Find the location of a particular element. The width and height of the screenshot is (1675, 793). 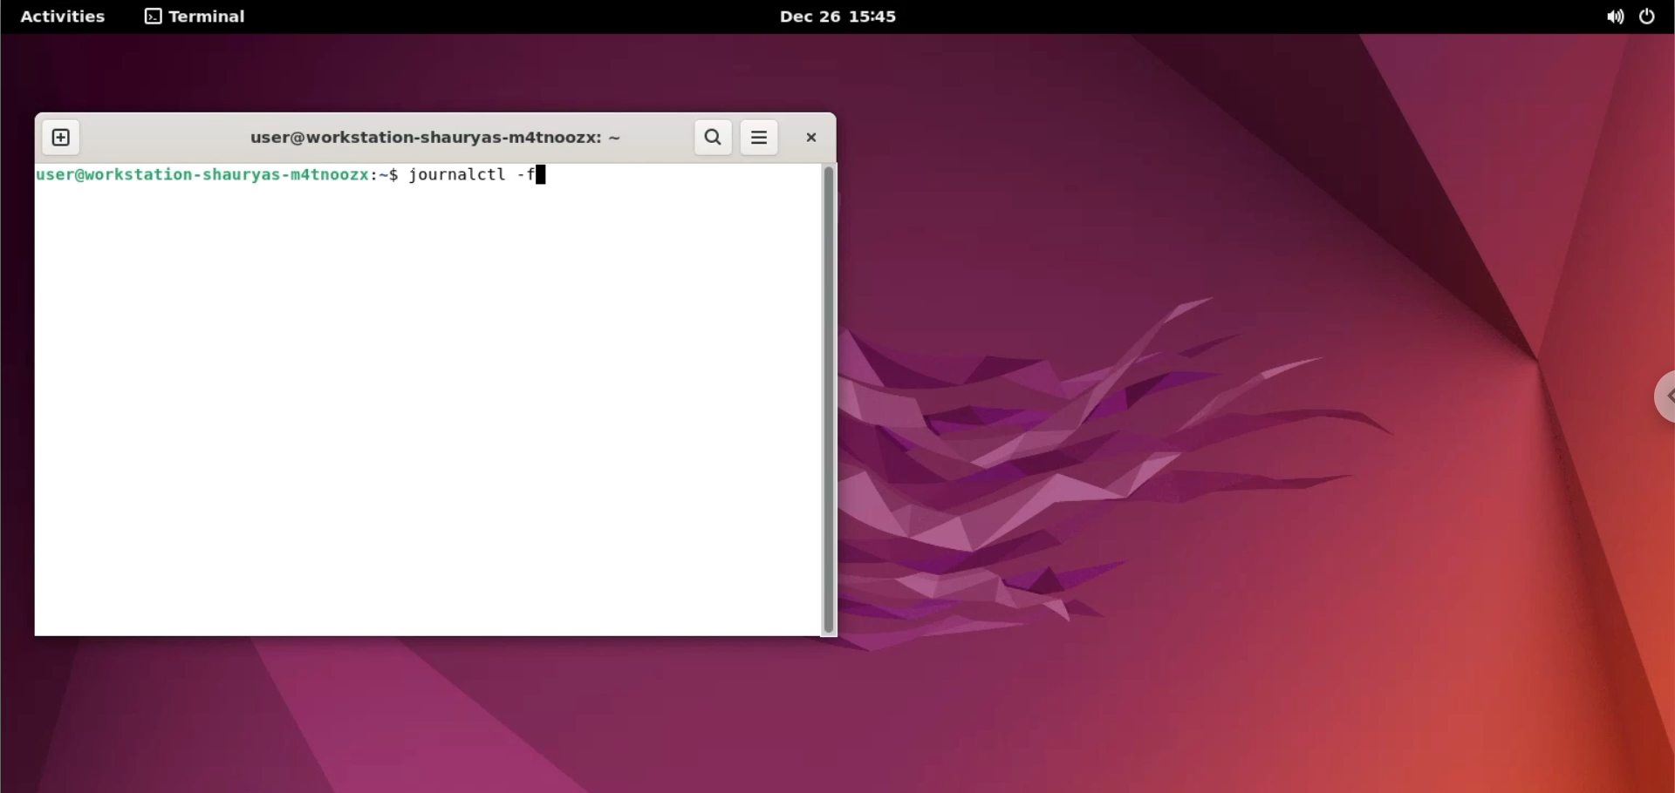

user@workstation-shaurya-m4tnoozx:~$ is located at coordinates (219, 177).